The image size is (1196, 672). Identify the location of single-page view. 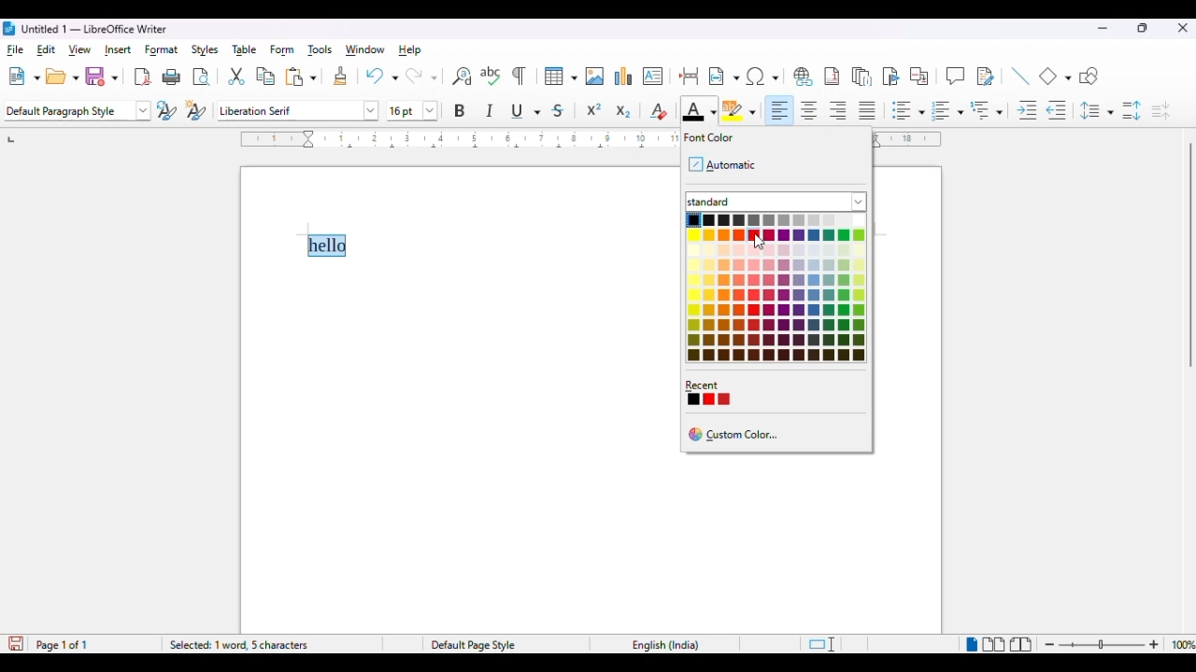
(970, 645).